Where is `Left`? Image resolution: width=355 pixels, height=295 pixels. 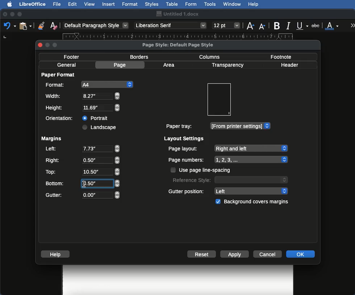 Left is located at coordinates (82, 149).